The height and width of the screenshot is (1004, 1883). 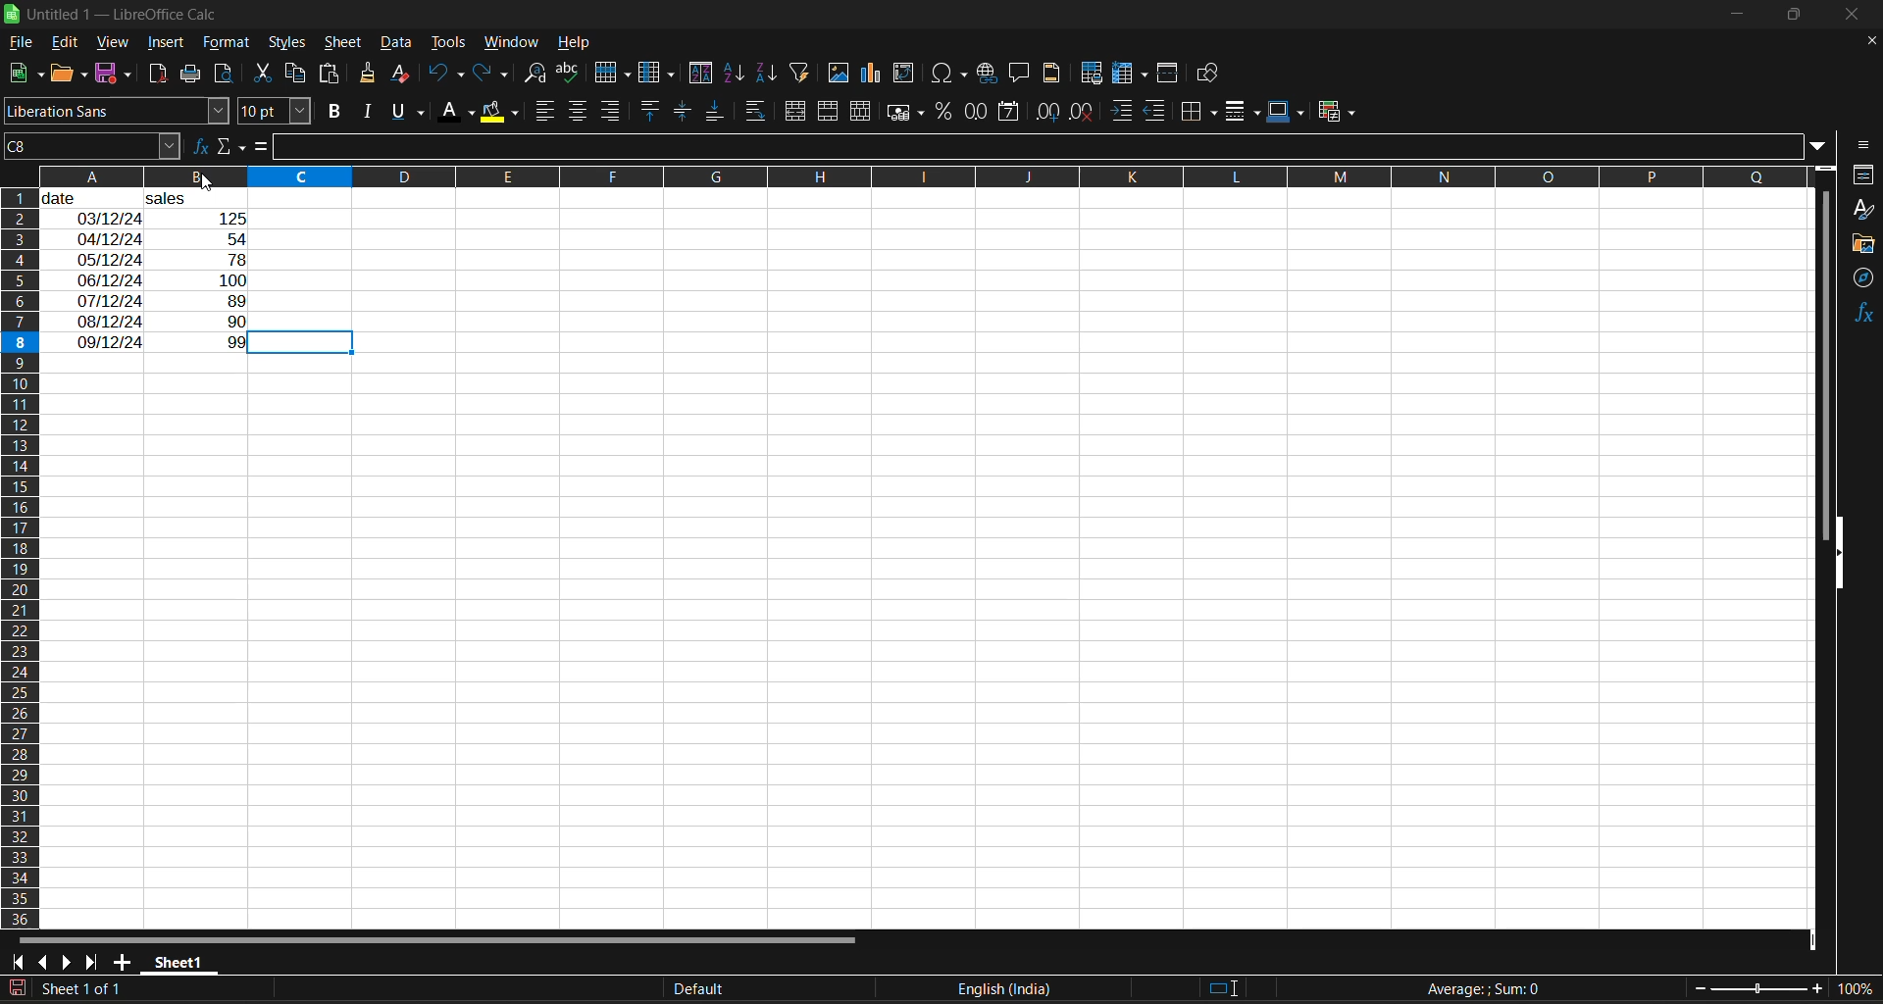 I want to click on font color, so click(x=459, y=113).